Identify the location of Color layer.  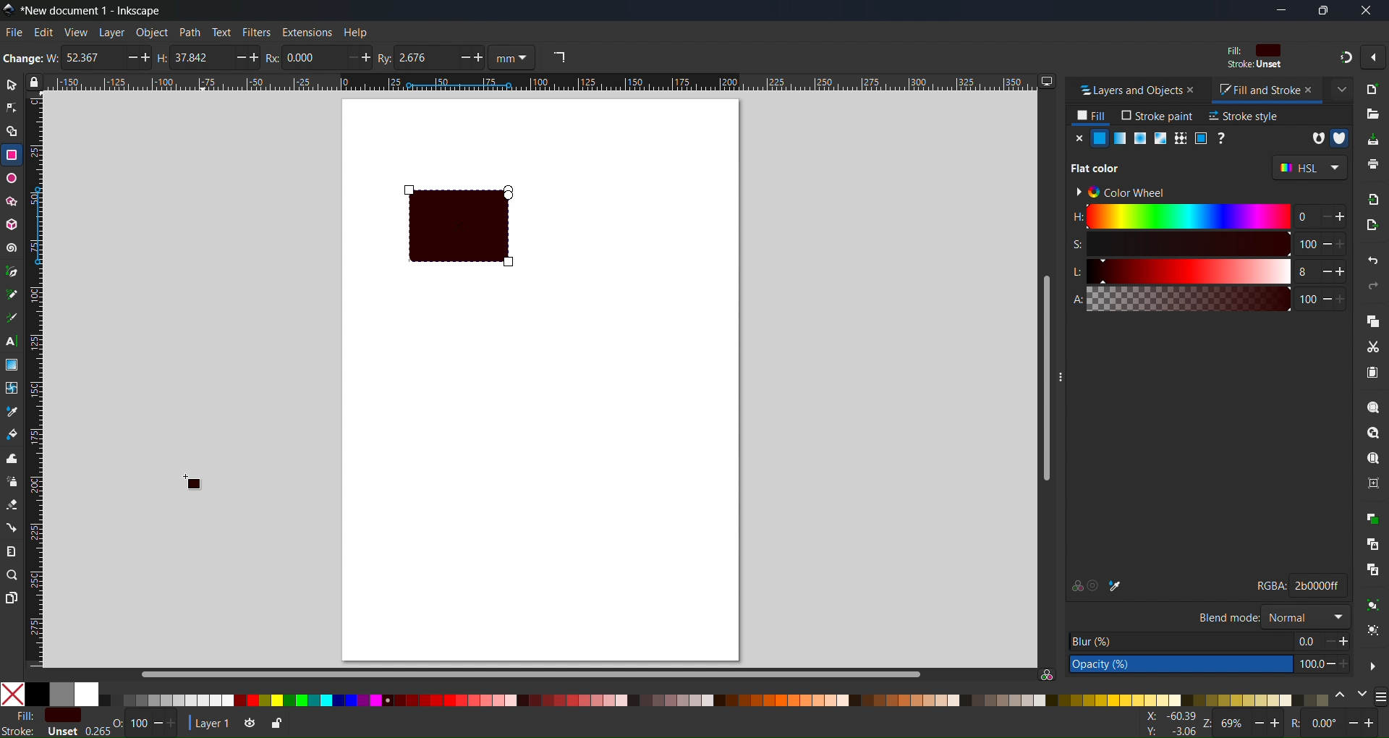
(715, 700).